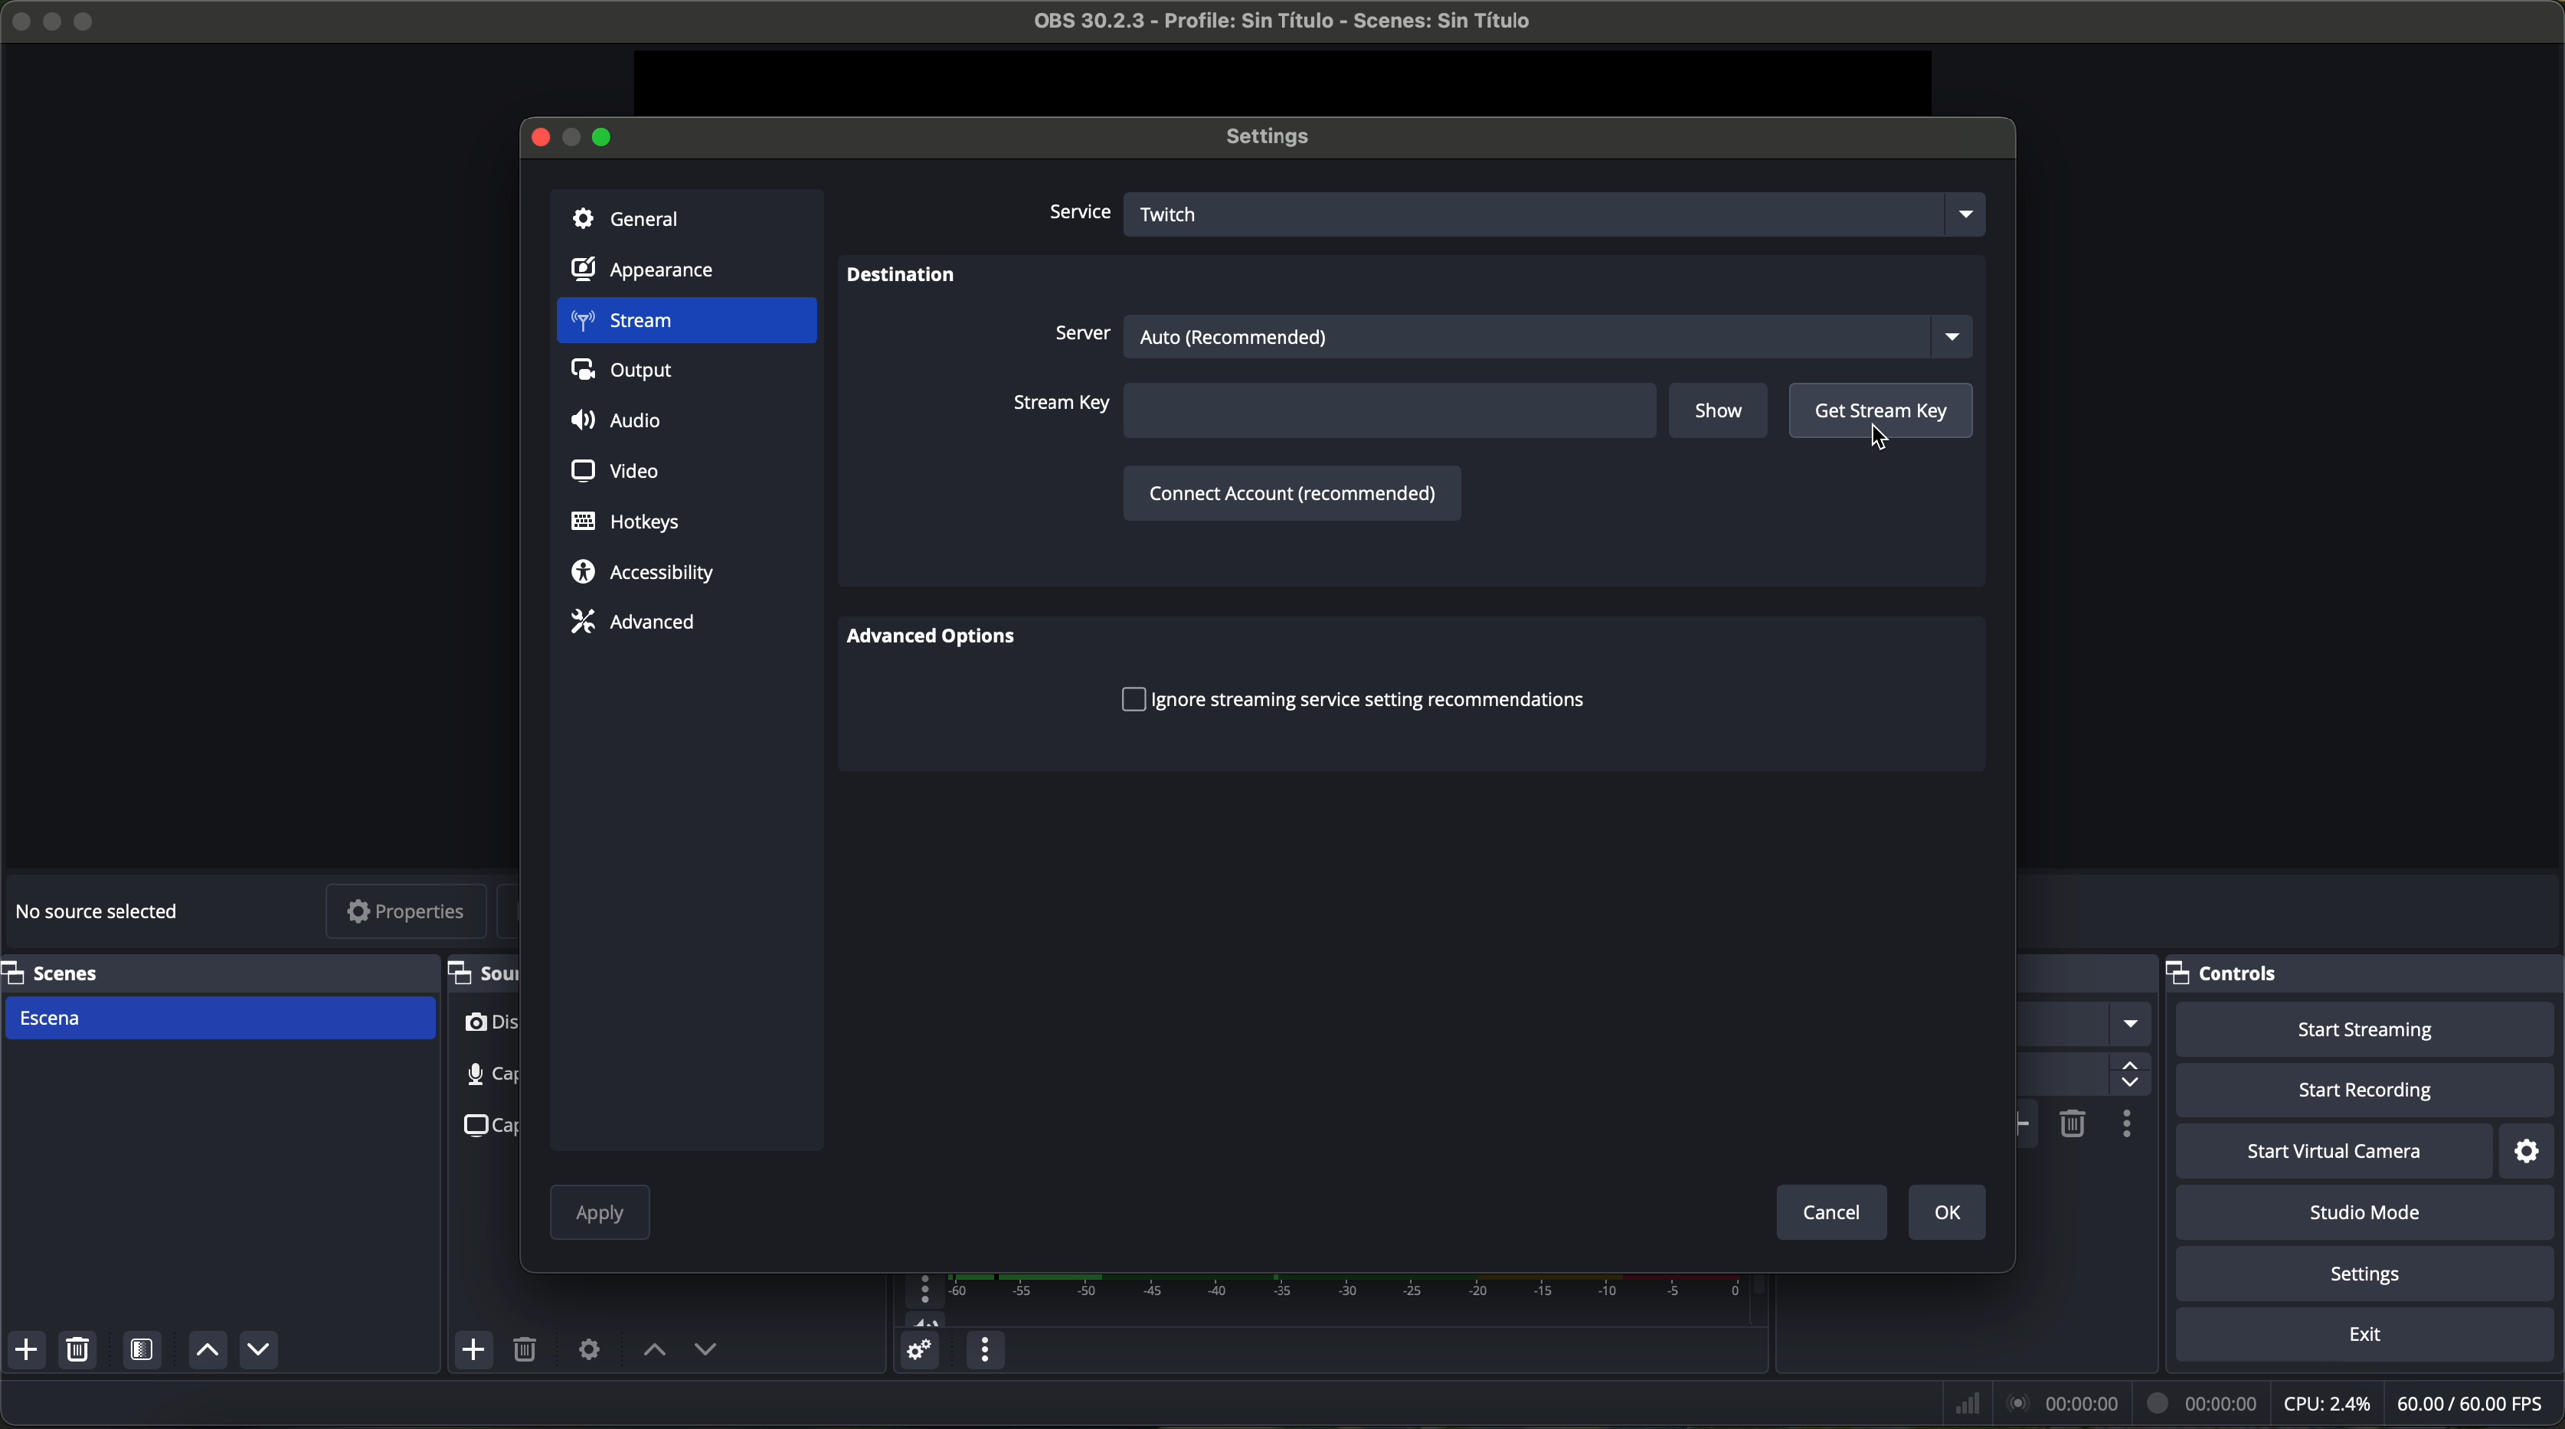 The image size is (2565, 1429). Describe the element at coordinates (1353, 698) in the screenshot. I see `ignore streaming service setting recommendations` at that location.